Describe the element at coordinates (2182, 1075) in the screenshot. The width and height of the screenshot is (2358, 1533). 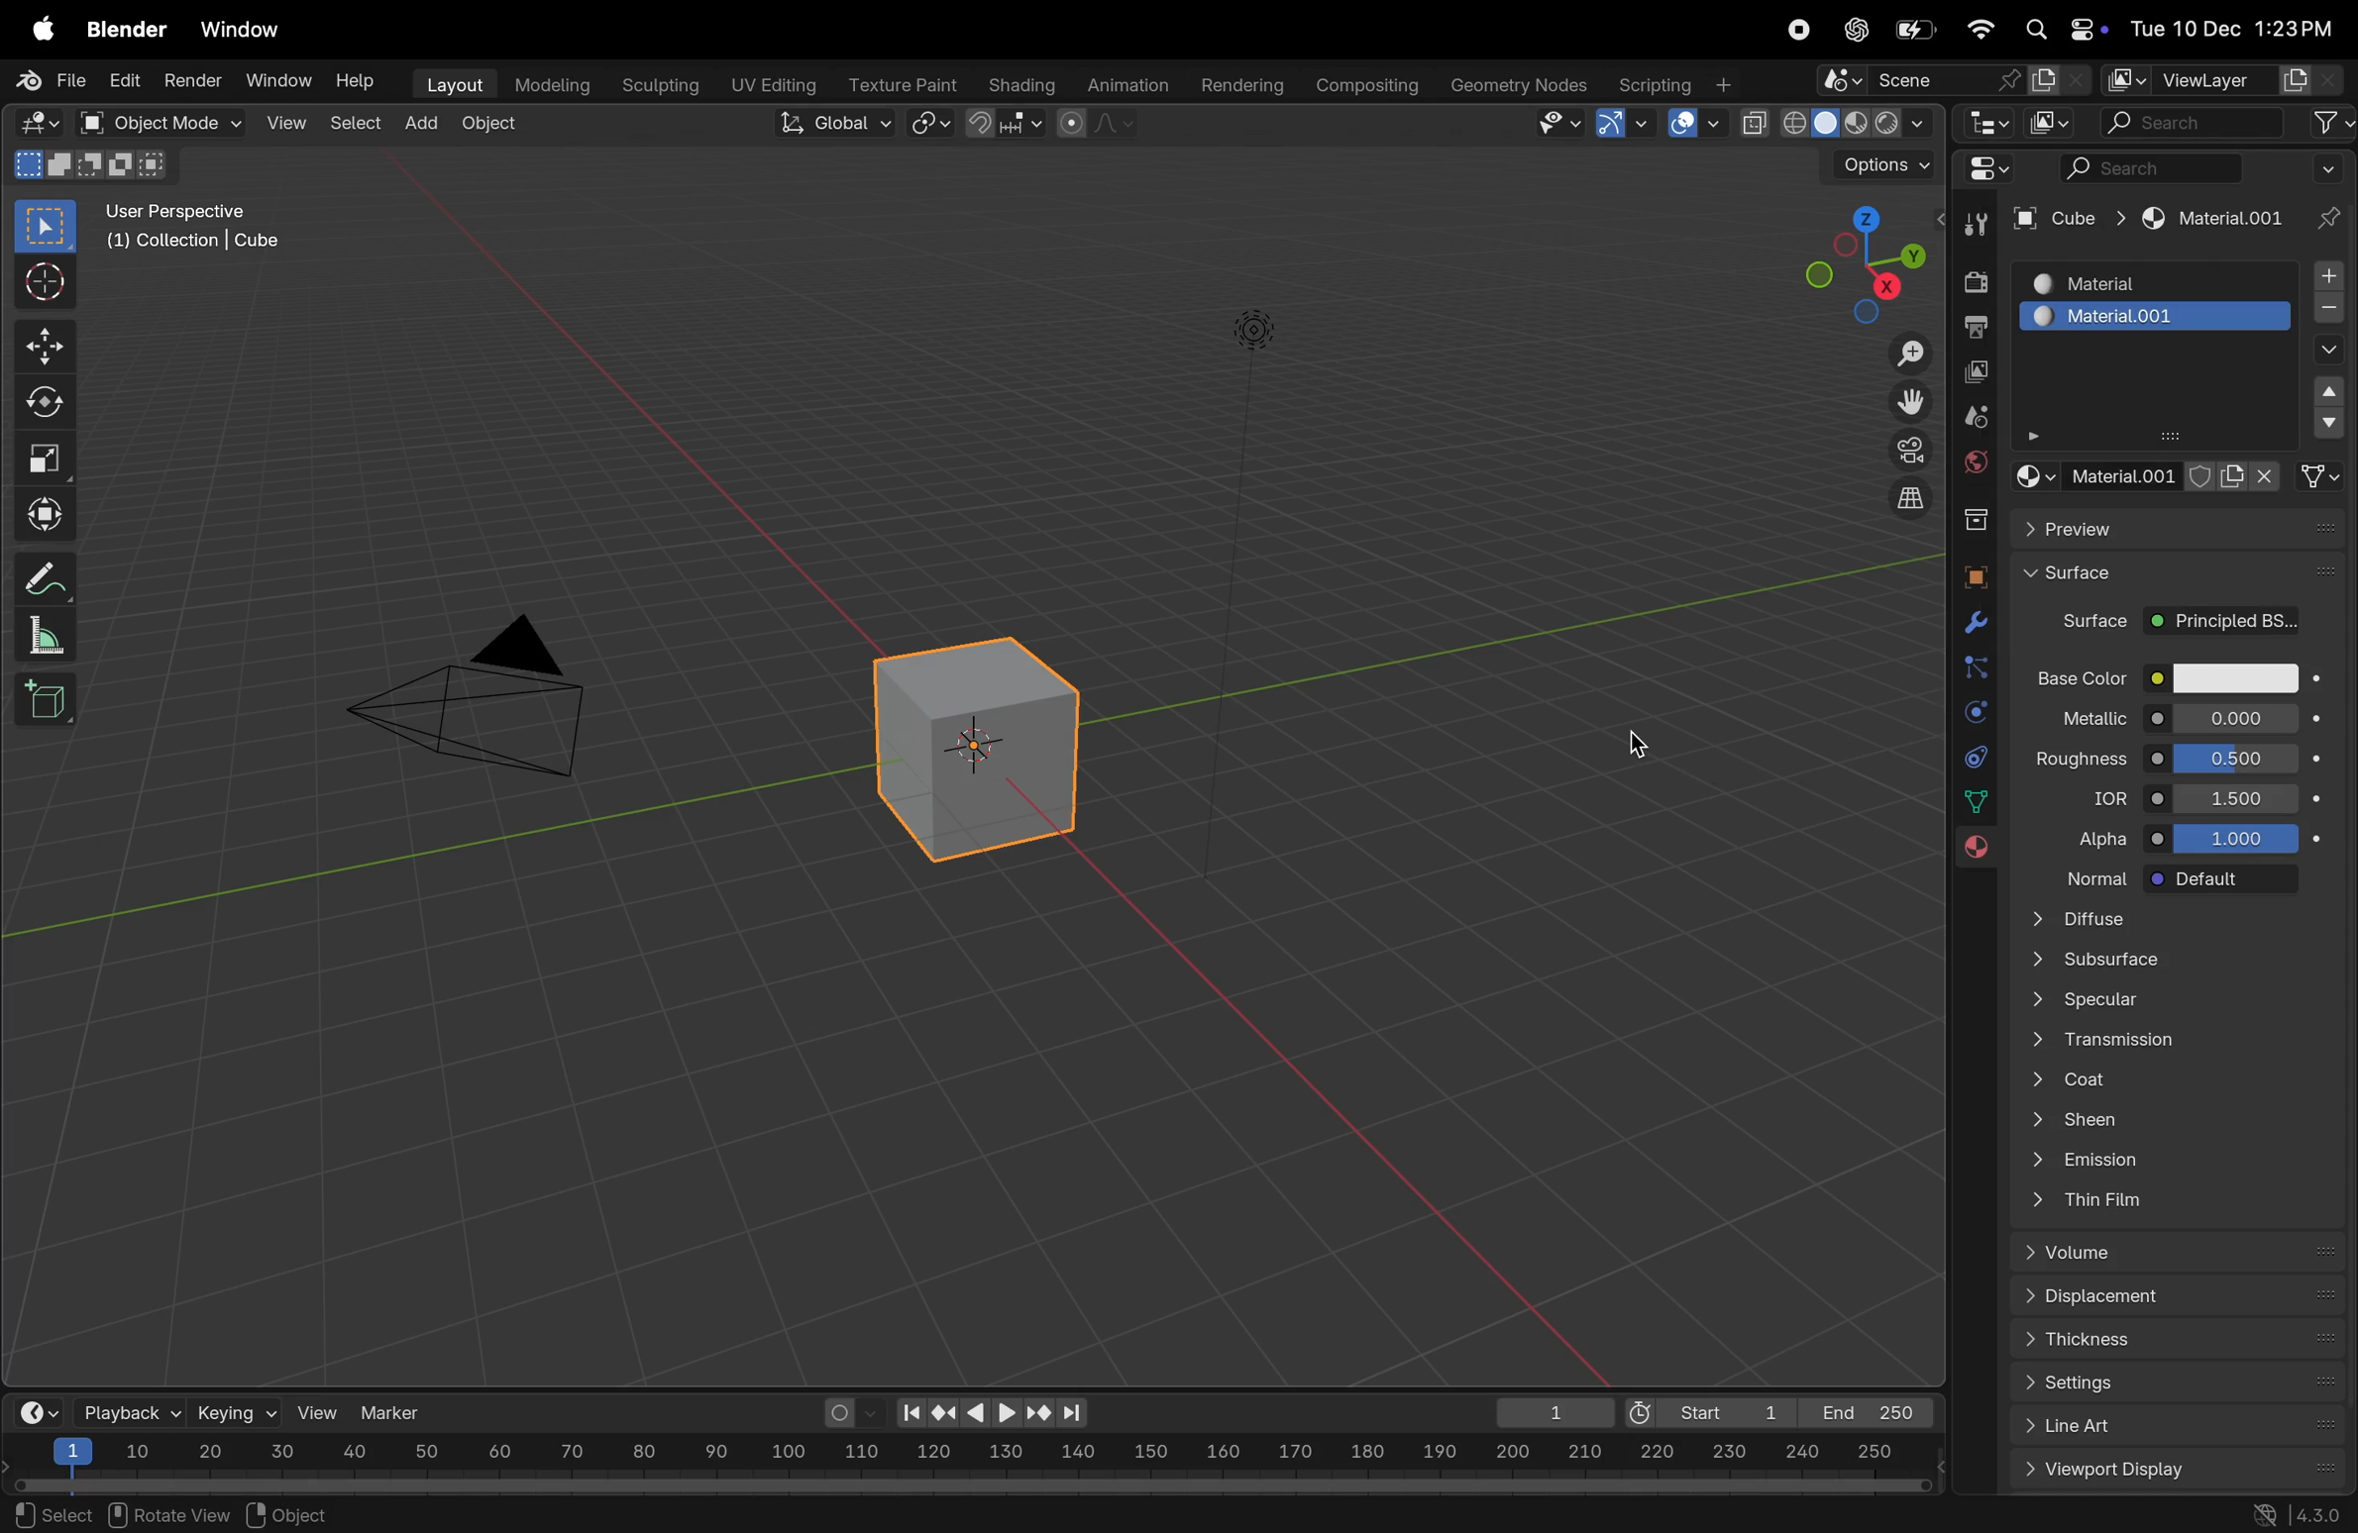
I see `coat` at that location.